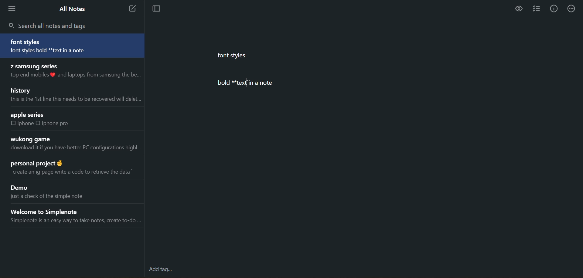  I want to click on iphone, so click(26, 124).